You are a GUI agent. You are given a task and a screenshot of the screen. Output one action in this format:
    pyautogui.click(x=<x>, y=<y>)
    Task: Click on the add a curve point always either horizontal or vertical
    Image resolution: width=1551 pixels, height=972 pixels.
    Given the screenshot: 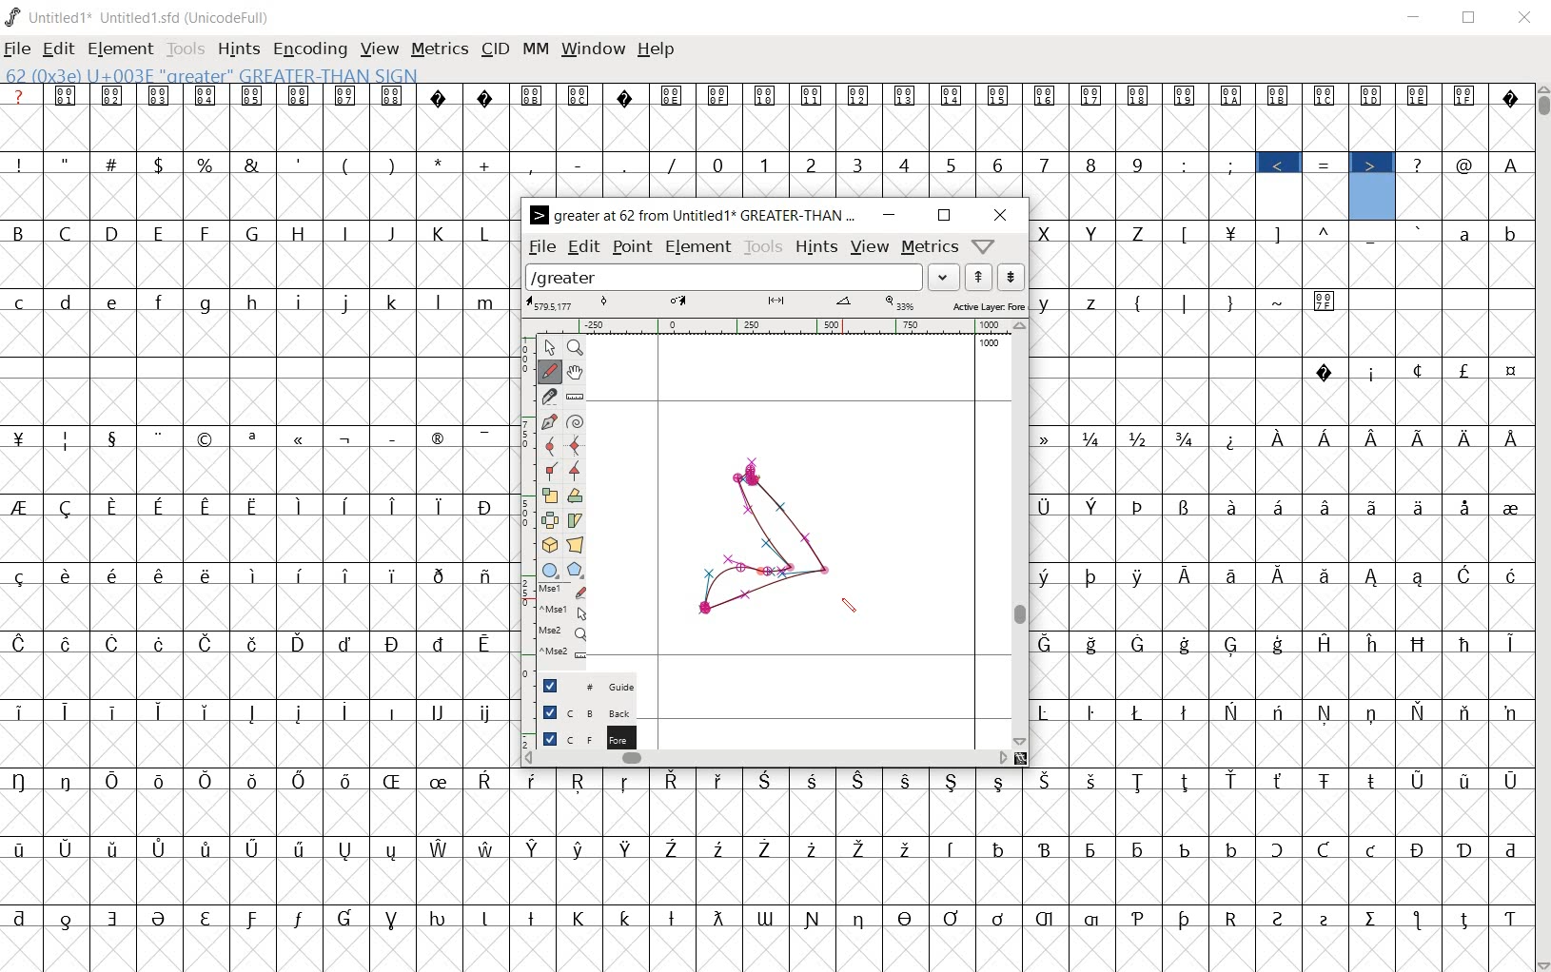 What is the action you would take?
    pyautogui.click(x=579, y=444)
    